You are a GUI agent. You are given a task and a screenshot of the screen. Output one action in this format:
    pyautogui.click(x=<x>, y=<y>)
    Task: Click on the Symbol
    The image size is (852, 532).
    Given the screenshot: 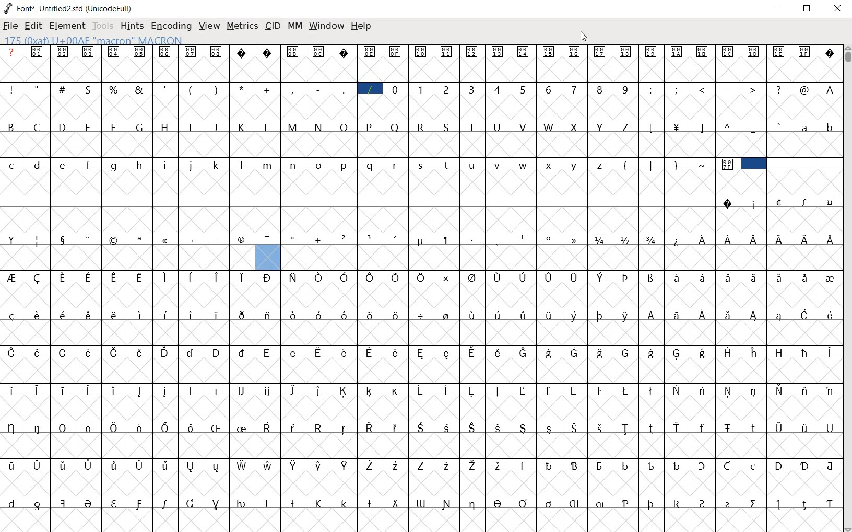 What is the action you would take?
    pyautogui.click(x=600, y=352)
    